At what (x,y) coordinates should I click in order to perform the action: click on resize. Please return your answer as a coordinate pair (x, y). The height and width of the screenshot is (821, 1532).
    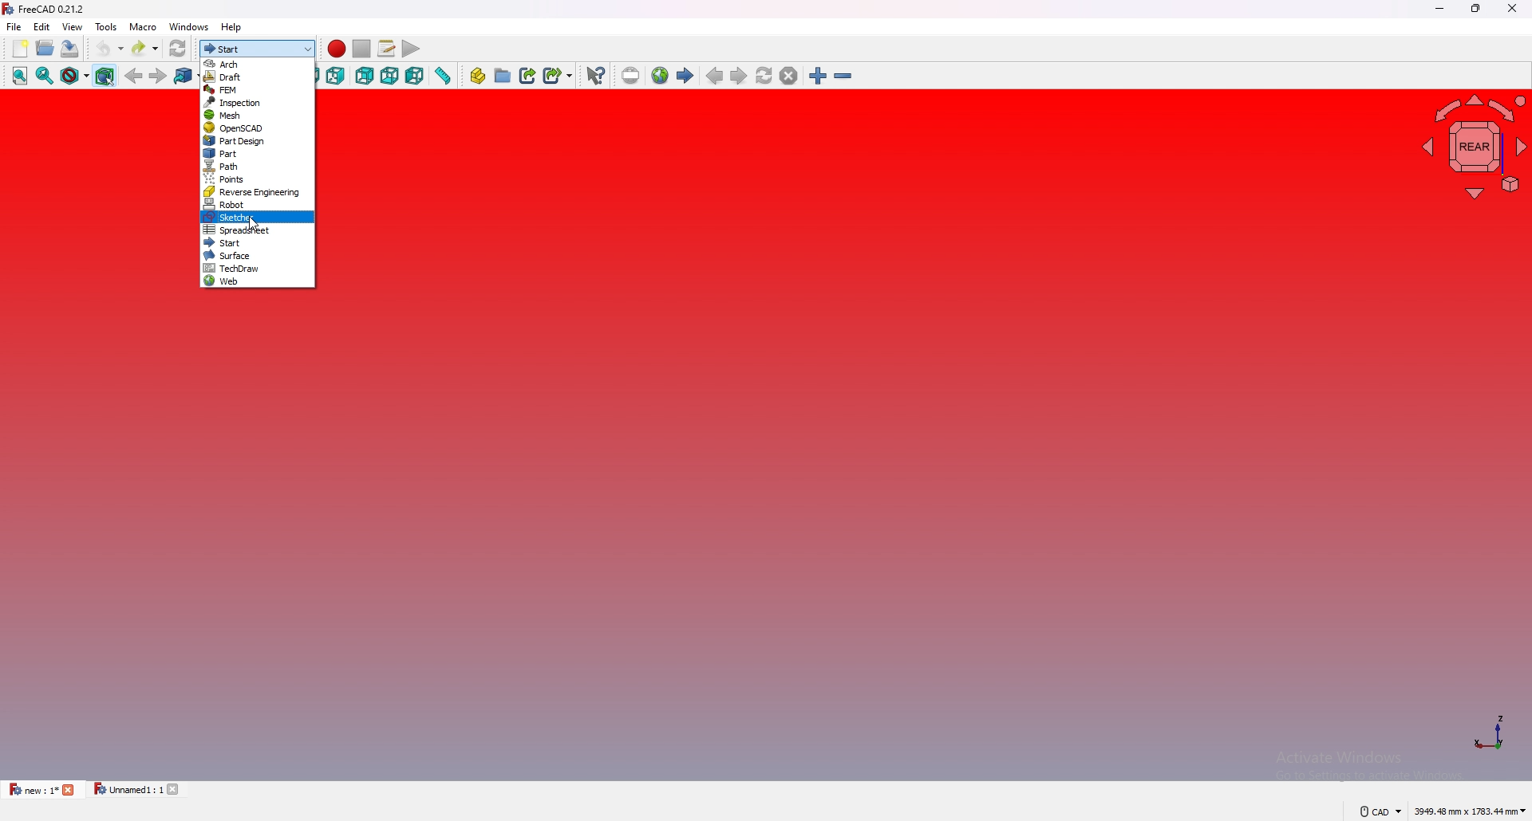
    Looking at the image, I should click on (1477, 8).